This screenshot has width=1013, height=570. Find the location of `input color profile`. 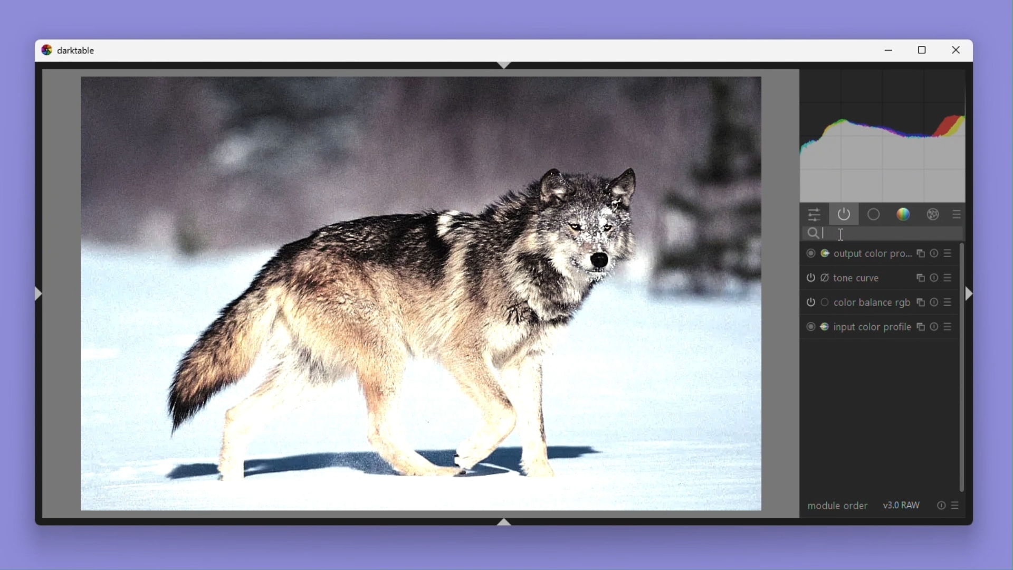

input color profile is located at coordinates (857, 325).